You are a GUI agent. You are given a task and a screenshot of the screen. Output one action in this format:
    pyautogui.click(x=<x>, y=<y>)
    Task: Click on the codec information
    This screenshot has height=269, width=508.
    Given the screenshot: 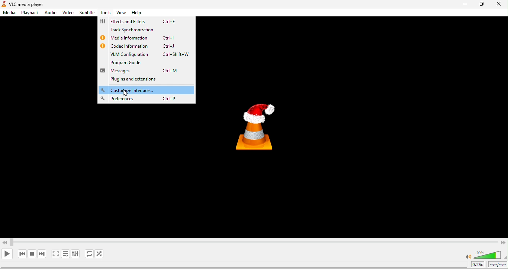 What is the action you would take?
    pyautogui.click(x=141, y=46)
    